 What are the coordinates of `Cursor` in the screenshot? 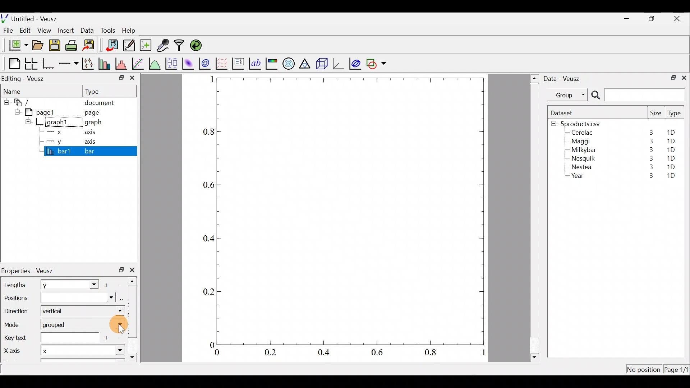 It's located at (112, 326).